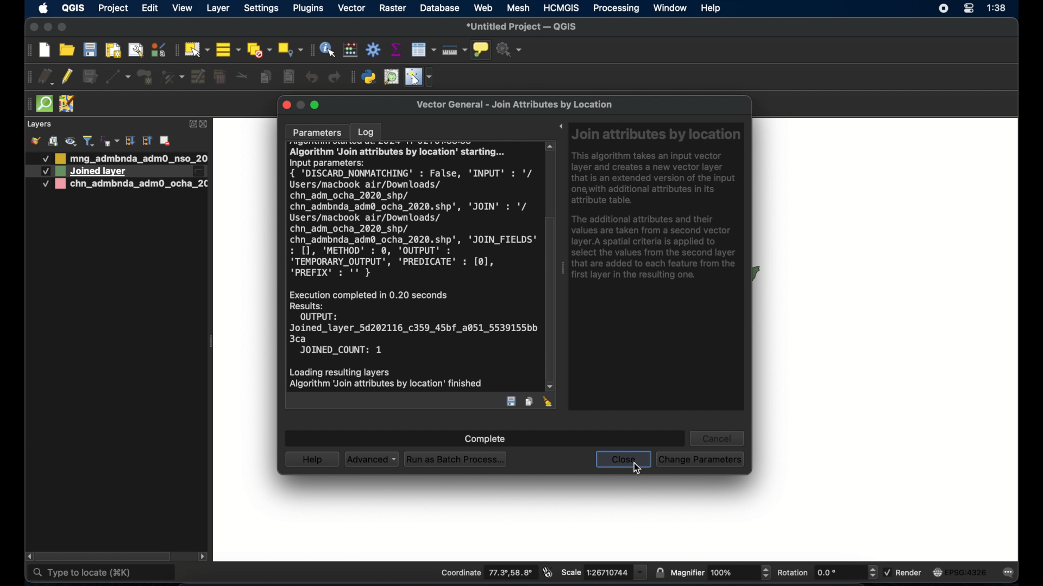 The height and width of the screenshot is (586, 1043). I want to click on HCMGIS, so click(561, 8).